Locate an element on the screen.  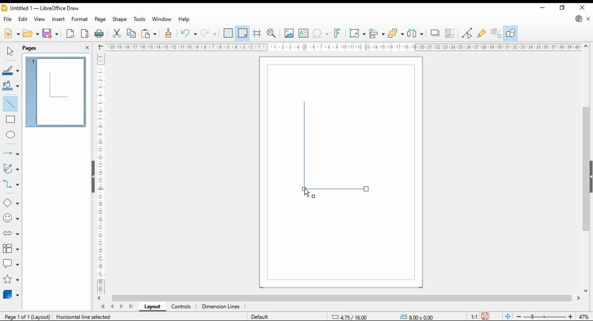
increase zoom is located at coordinates (572, 317).